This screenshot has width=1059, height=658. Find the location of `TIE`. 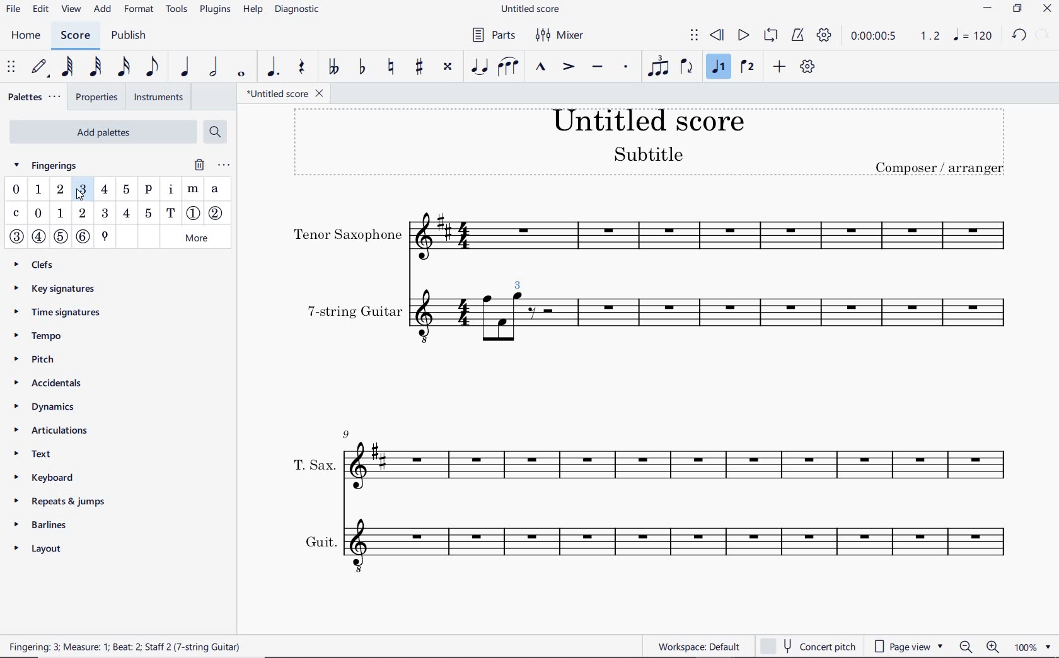

TIE is located at coordinates (478, 66).